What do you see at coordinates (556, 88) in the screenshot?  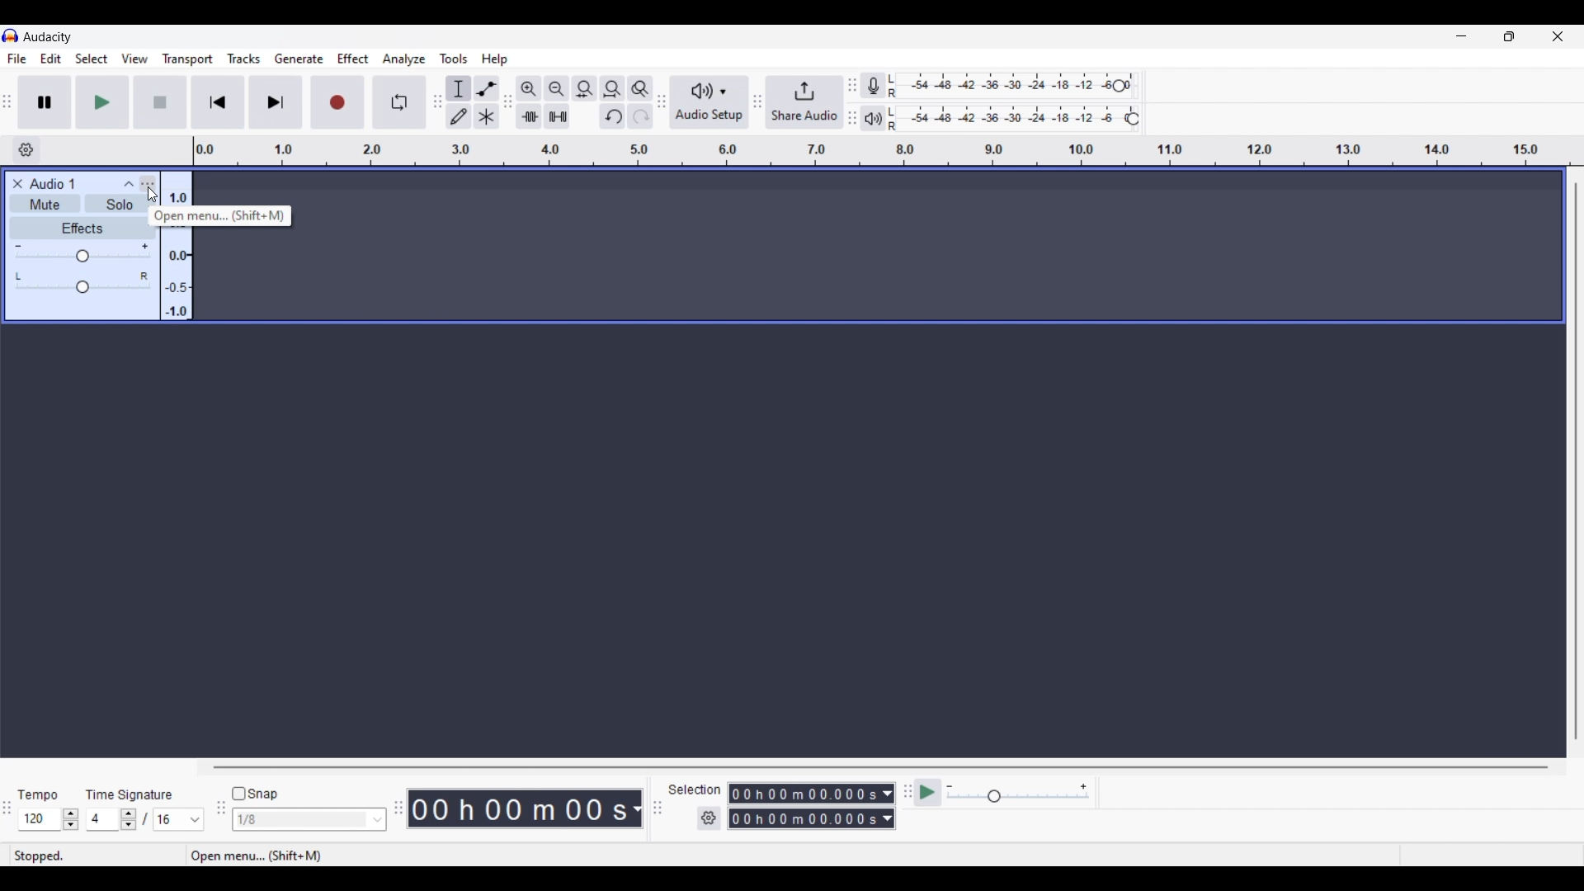 I see `Zoom out` at bounding box center [556, 88].